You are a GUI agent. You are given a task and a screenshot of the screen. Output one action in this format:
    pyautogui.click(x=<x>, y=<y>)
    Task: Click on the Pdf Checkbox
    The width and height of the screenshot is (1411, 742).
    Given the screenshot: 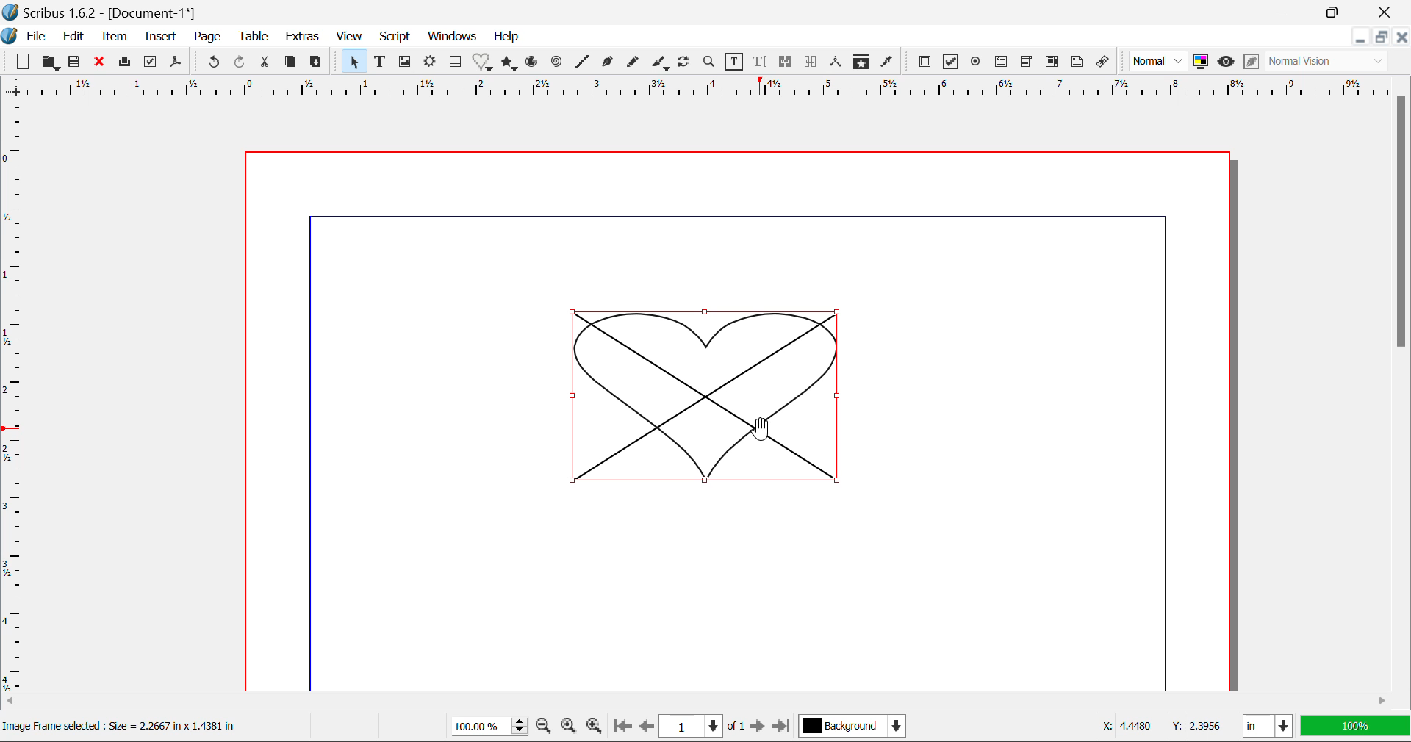 What is the action you would take?
    pyautogui.click(x=952, y=64)
    